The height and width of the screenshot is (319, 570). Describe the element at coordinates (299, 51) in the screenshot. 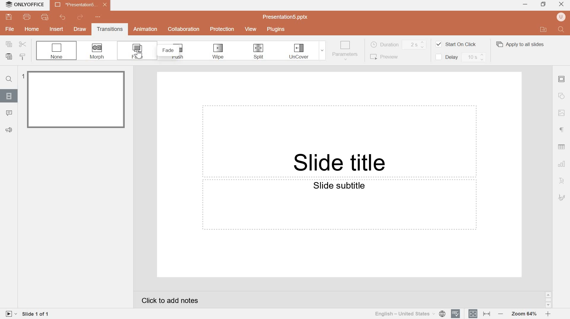

I see `Uncover` at that location.